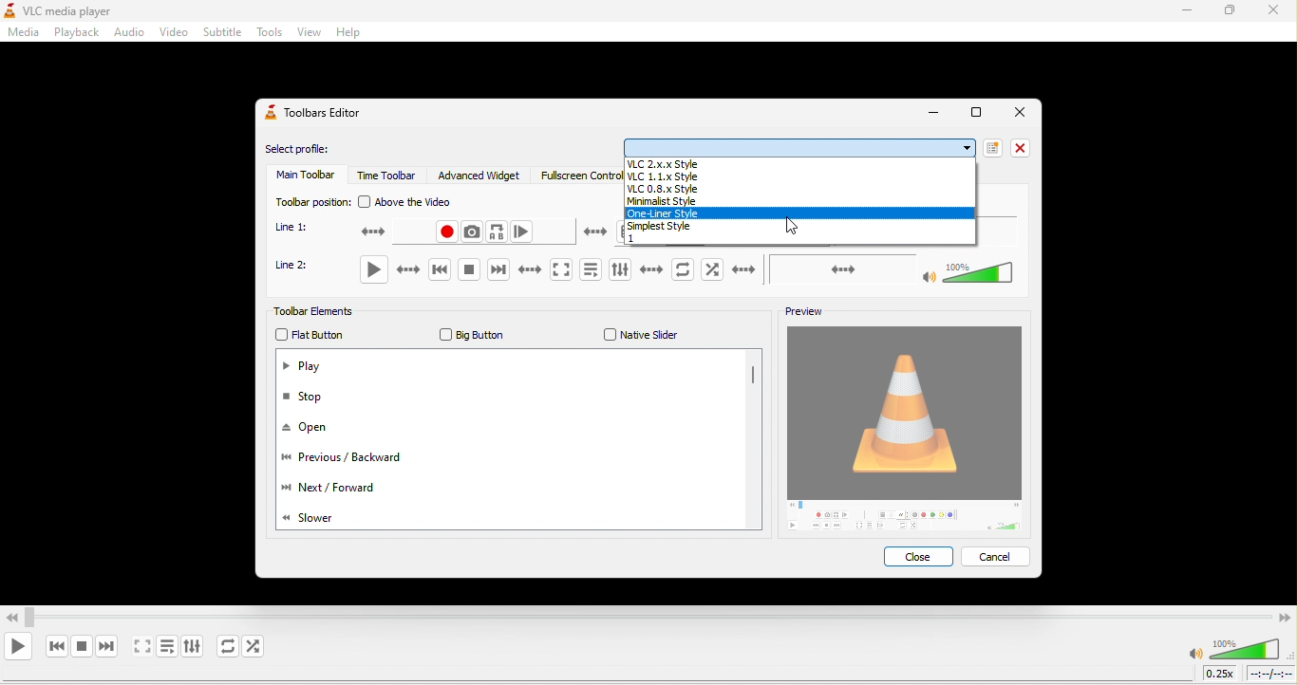  What do you see at coordinates (311, 202) in the screenshot?
I see `toolbar position` at bounding box center [311, 202].